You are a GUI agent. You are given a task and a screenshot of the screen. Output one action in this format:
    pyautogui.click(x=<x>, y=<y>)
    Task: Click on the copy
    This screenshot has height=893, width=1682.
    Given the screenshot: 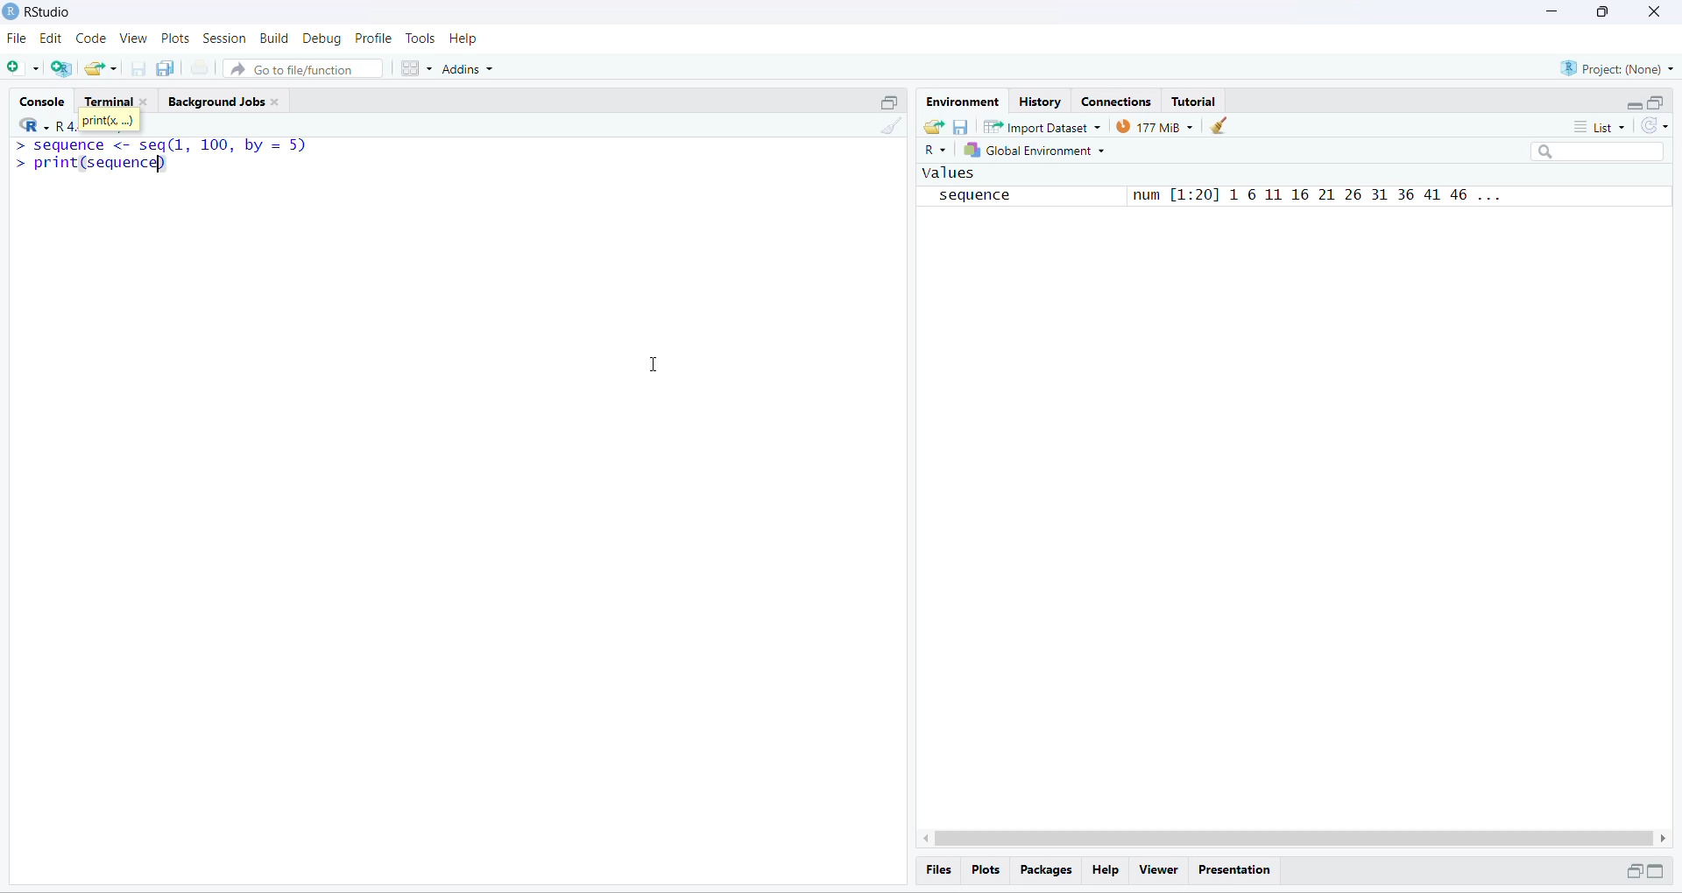 What is the action you would take?
    pyautogui.click(x=166, y=67)
    